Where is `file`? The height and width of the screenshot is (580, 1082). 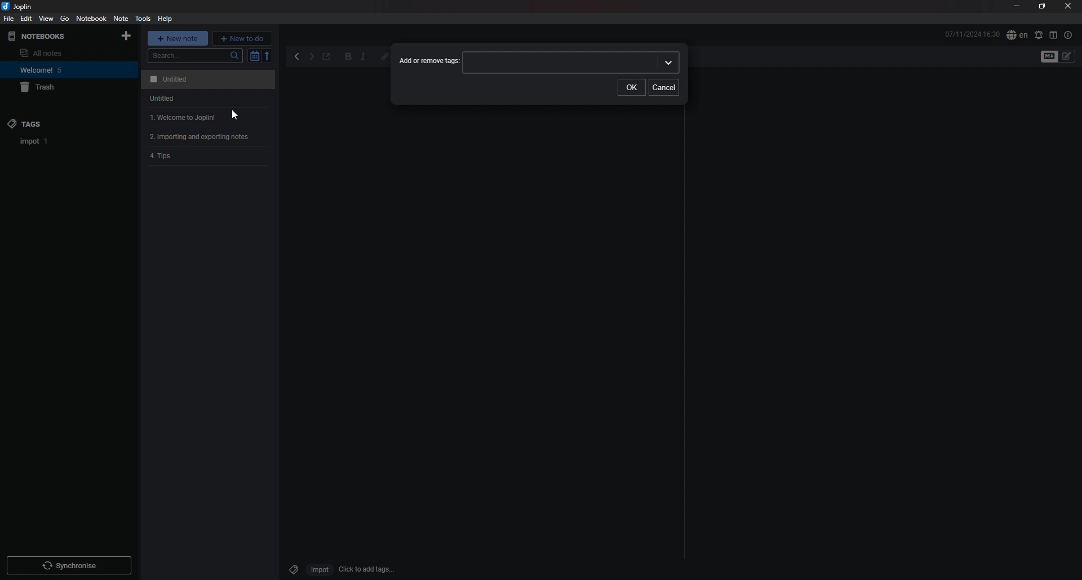
file is located at coordinates (9, 19).